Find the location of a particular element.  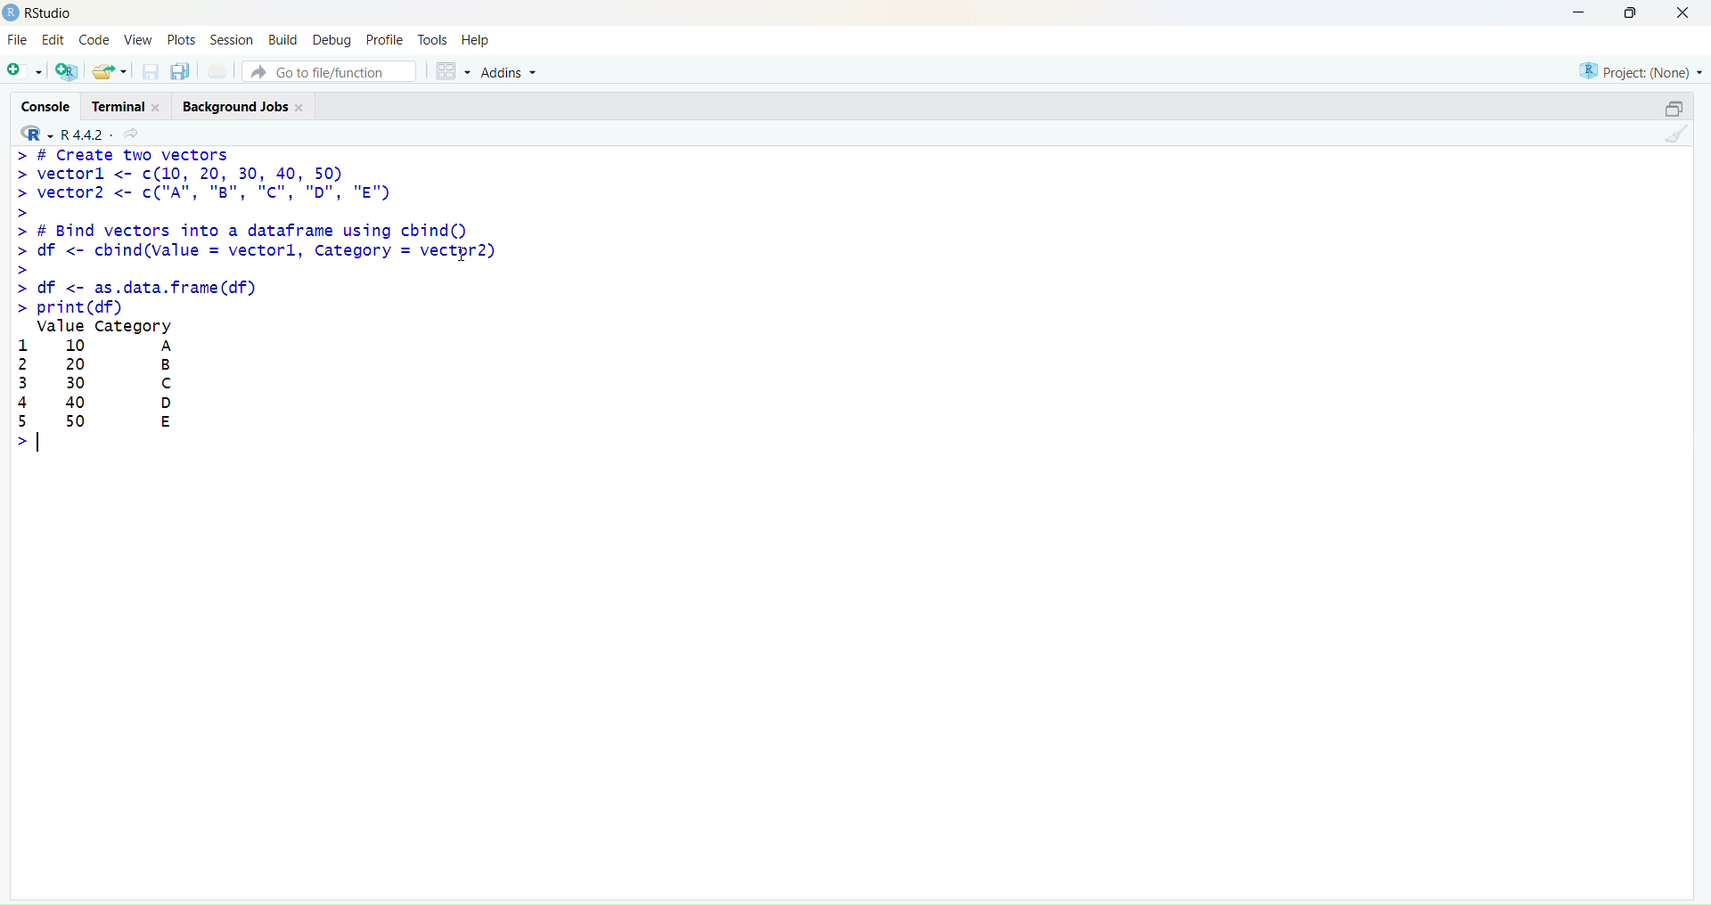

Console is located at coordinates (44, 104).